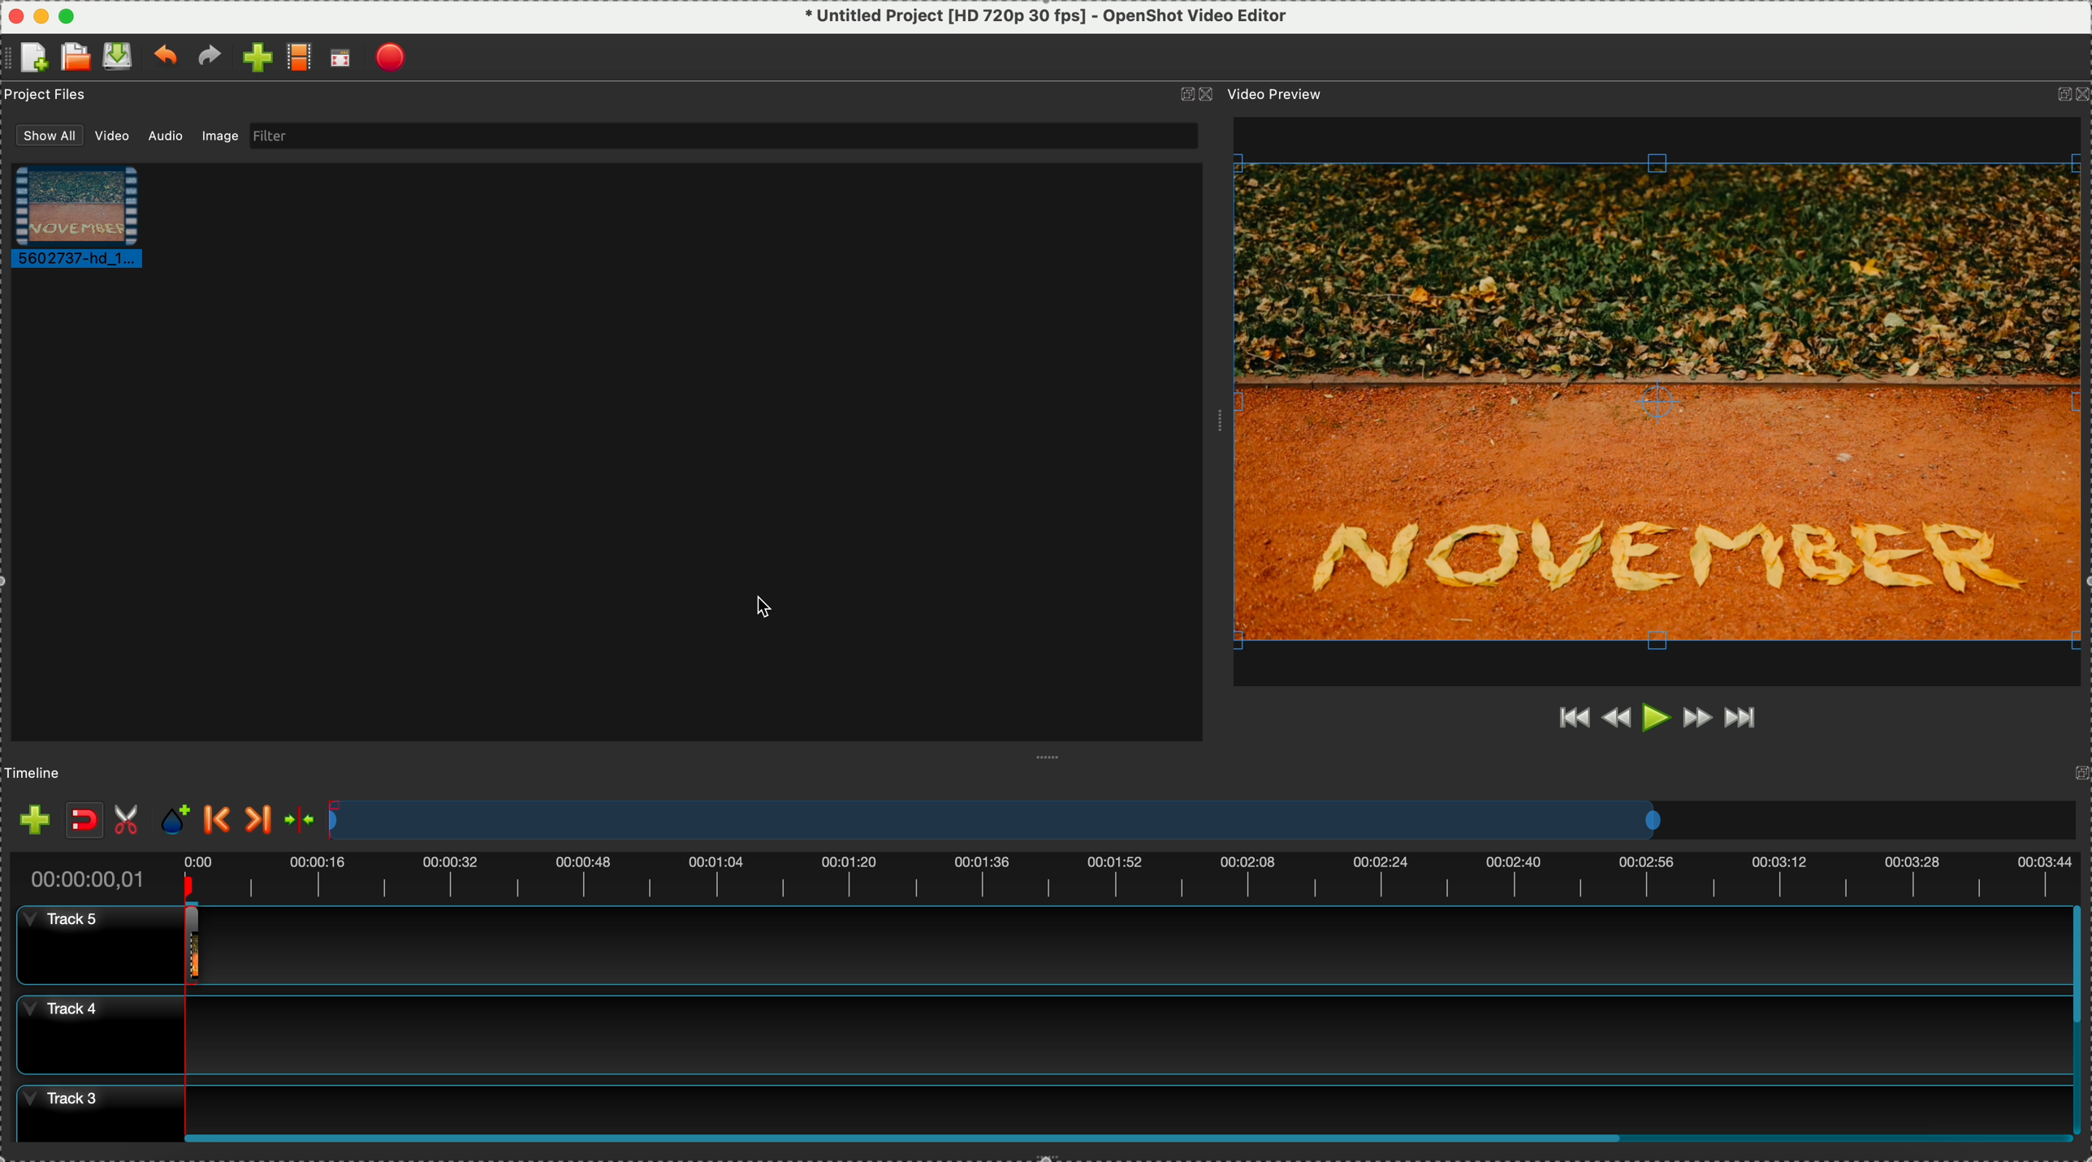  What do you see at coordinates (1053, 758) in the screenshot?
I see `Window Expanding` at bounding box center [1053, 758].